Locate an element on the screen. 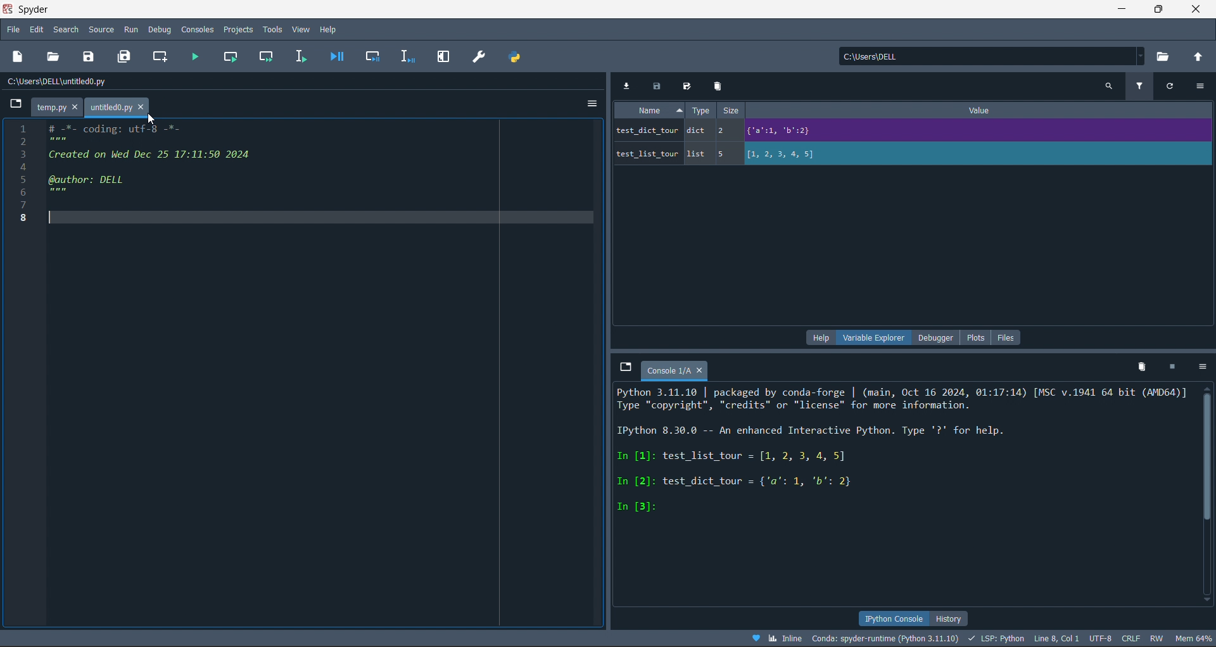 The width and height of the screenshot is (1216, 647). options is located at coordinates (592, 101).